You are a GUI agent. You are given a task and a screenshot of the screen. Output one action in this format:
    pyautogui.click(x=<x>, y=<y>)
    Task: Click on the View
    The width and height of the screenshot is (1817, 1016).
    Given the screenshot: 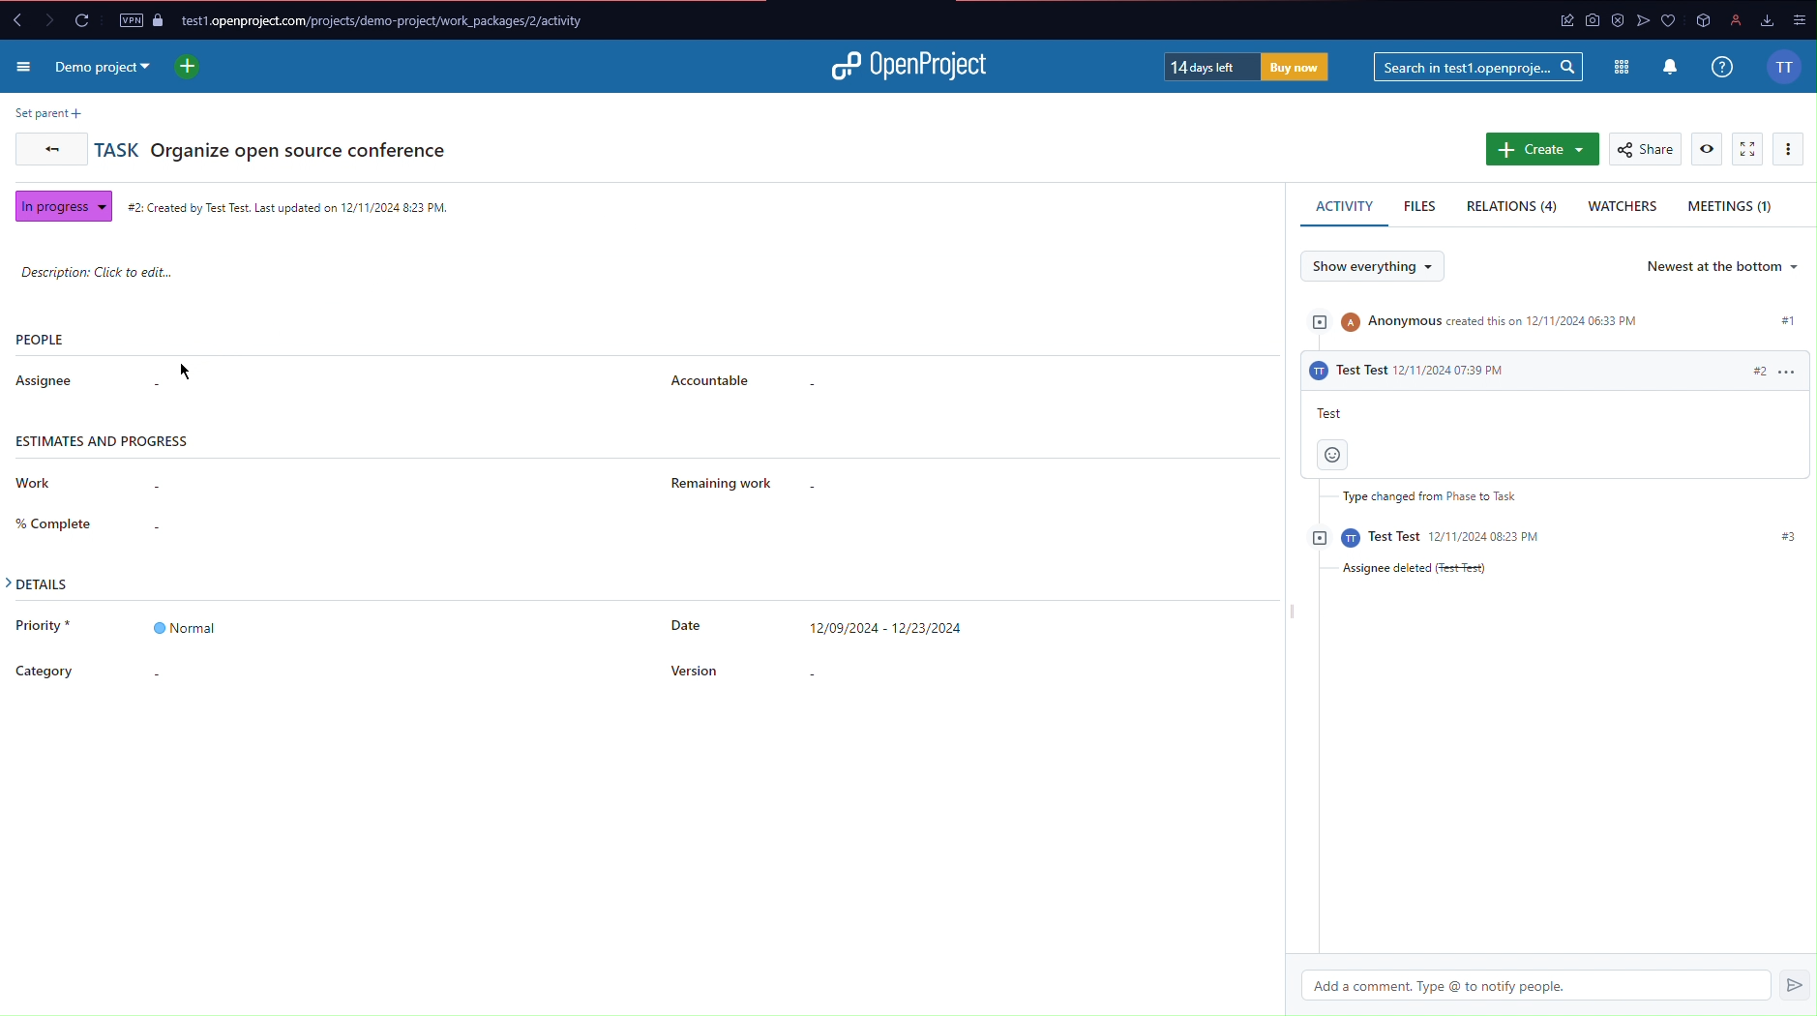 What is the action you would take?
    pyautogui.click(x=1705, y=148)
    